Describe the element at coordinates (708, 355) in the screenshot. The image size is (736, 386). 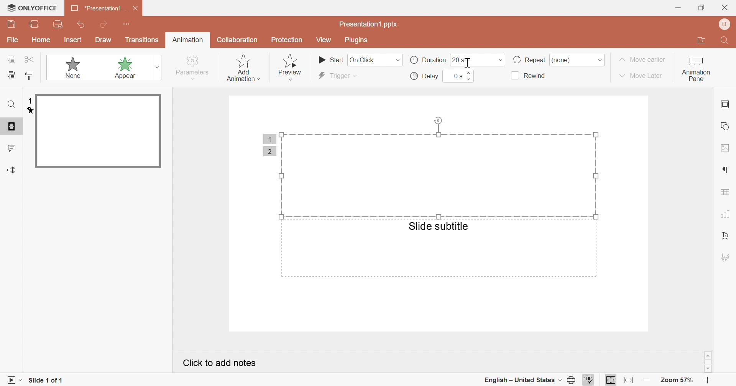
I see `scroll up` at that location.